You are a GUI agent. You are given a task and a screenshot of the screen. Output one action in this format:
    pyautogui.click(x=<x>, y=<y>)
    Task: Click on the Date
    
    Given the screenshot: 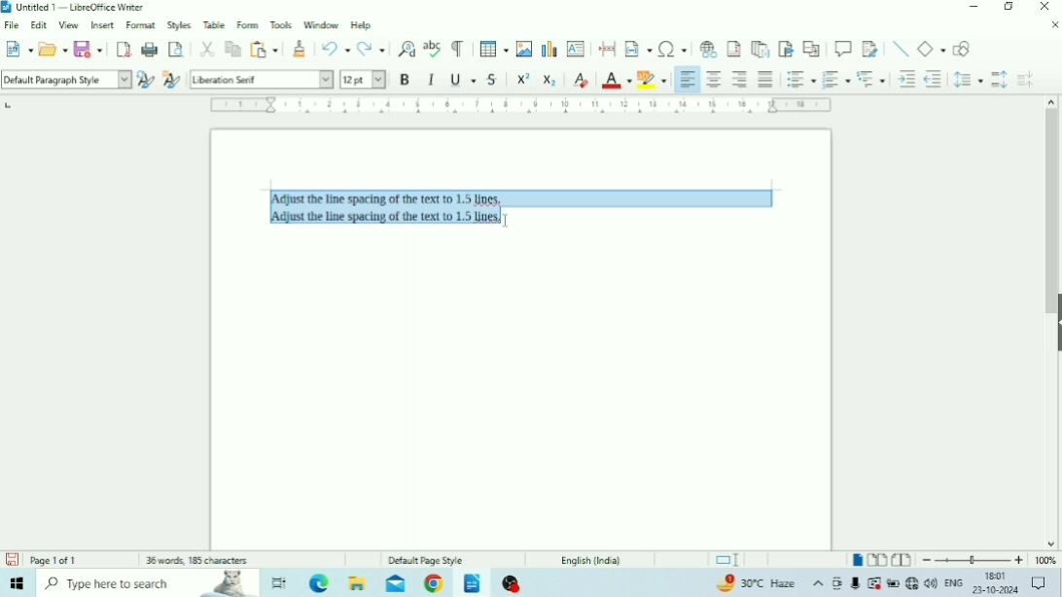 What is the action you would take?
    pyautogui.click(x=996, y=589)
    